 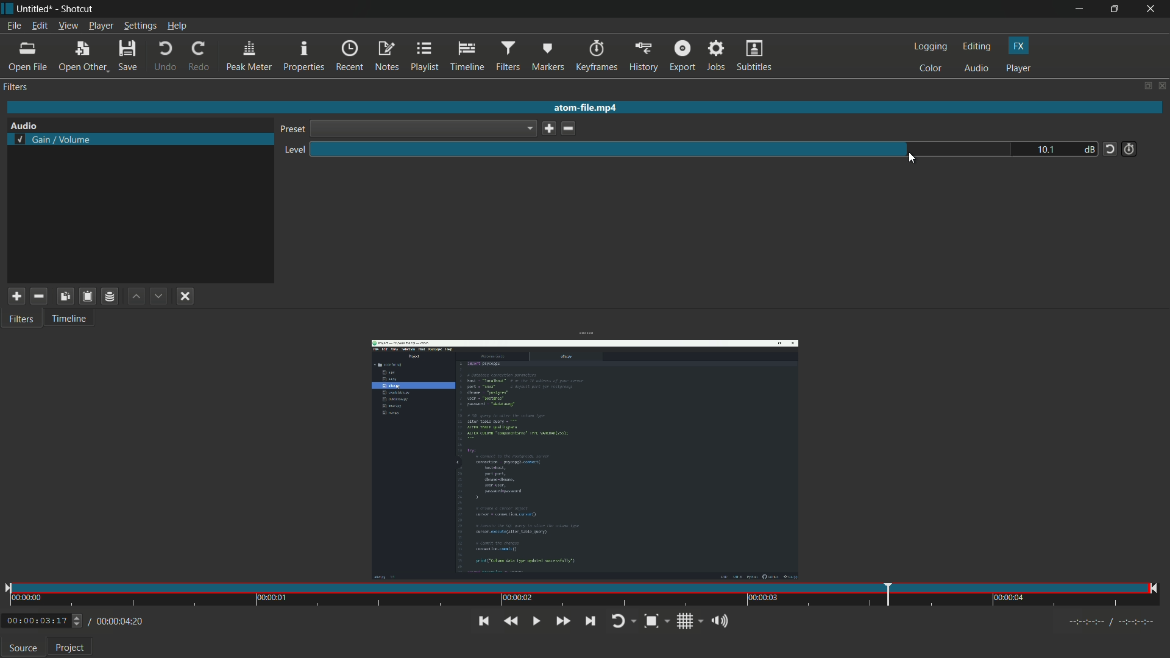 What do you see at coordinates (135, 296) in the screenshot?
I see `move filter up` at bounding box center [135, 296].